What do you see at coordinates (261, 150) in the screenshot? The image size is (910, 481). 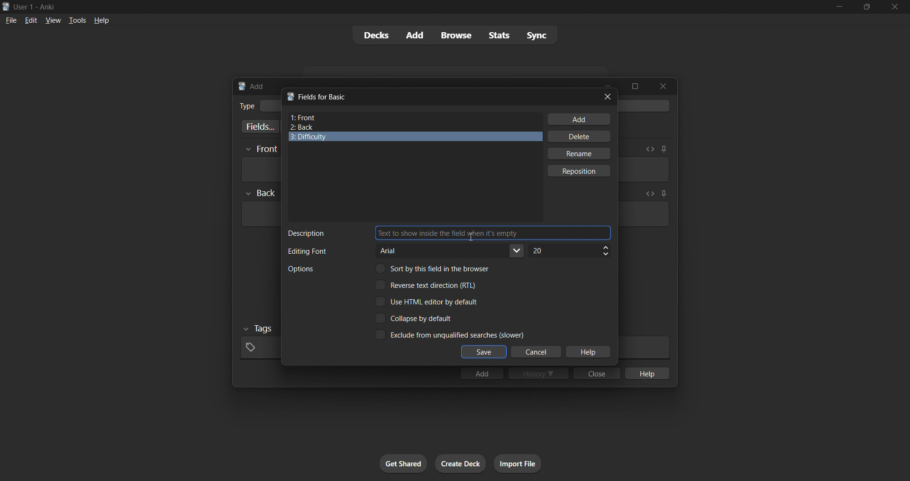 I see `` at bounding box center [261, 150].